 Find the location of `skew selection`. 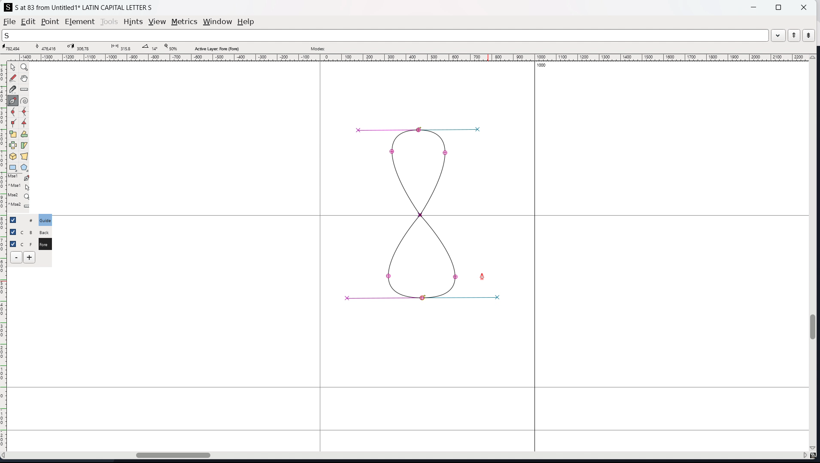

skew selection is located at coordinates (24, 146).